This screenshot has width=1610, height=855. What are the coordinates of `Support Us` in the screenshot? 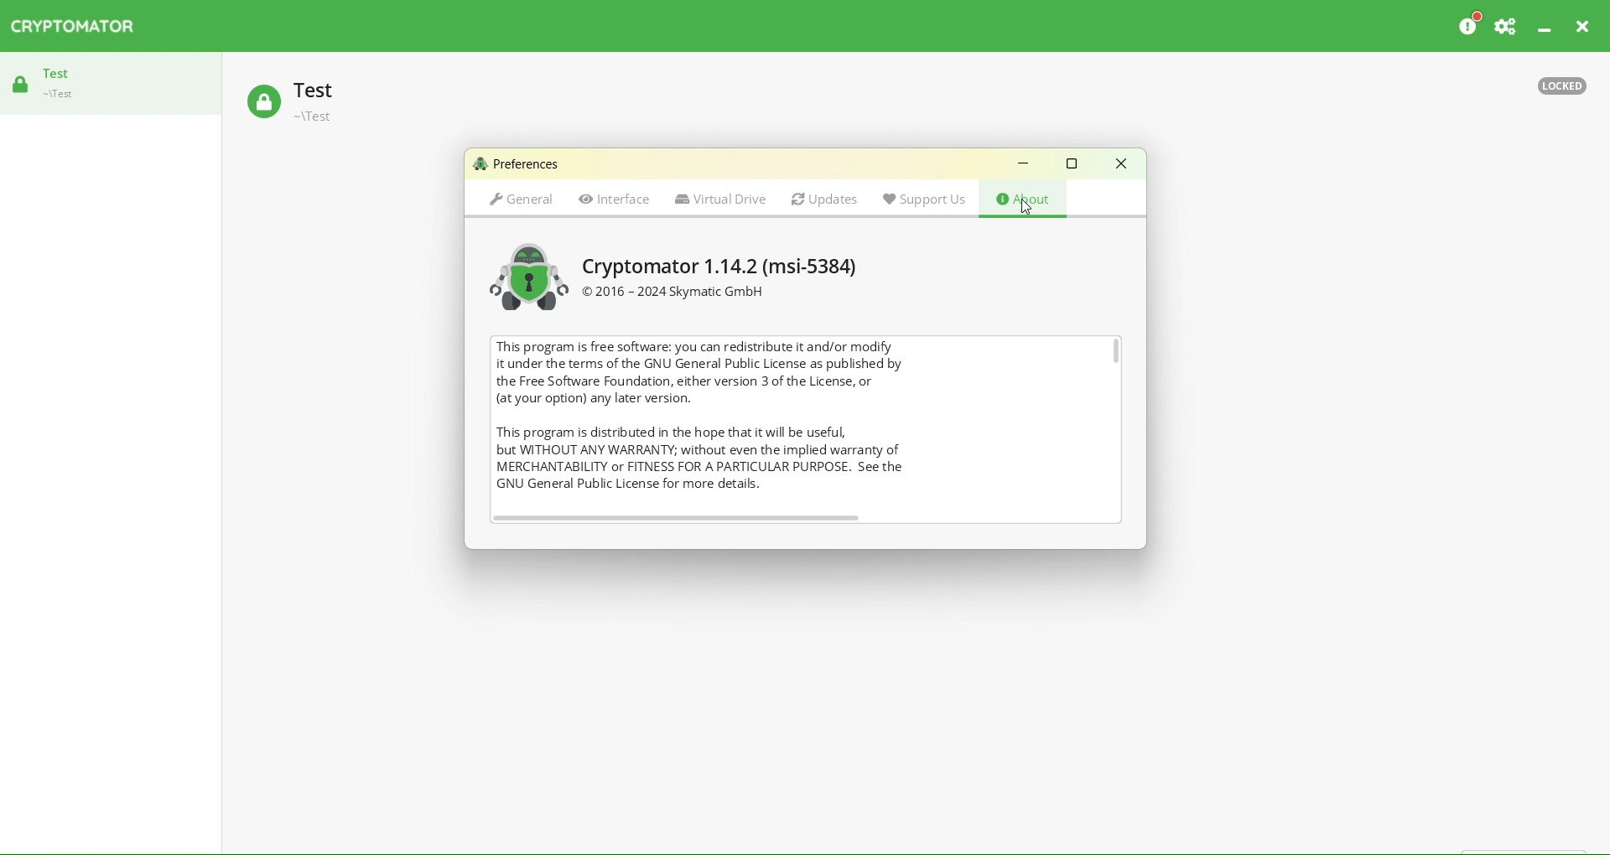 It's located at (928, 200).